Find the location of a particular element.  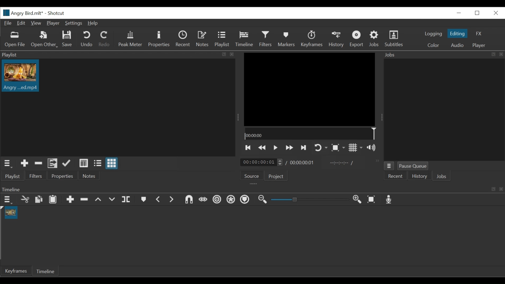

View as icon is located at coordinates (112, 163).